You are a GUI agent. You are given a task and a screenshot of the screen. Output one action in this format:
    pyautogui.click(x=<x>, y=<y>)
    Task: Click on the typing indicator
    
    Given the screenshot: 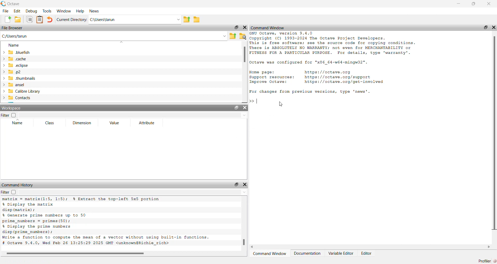 What is the action you would take?
    pyautogui.click(x=258, y=101)
    